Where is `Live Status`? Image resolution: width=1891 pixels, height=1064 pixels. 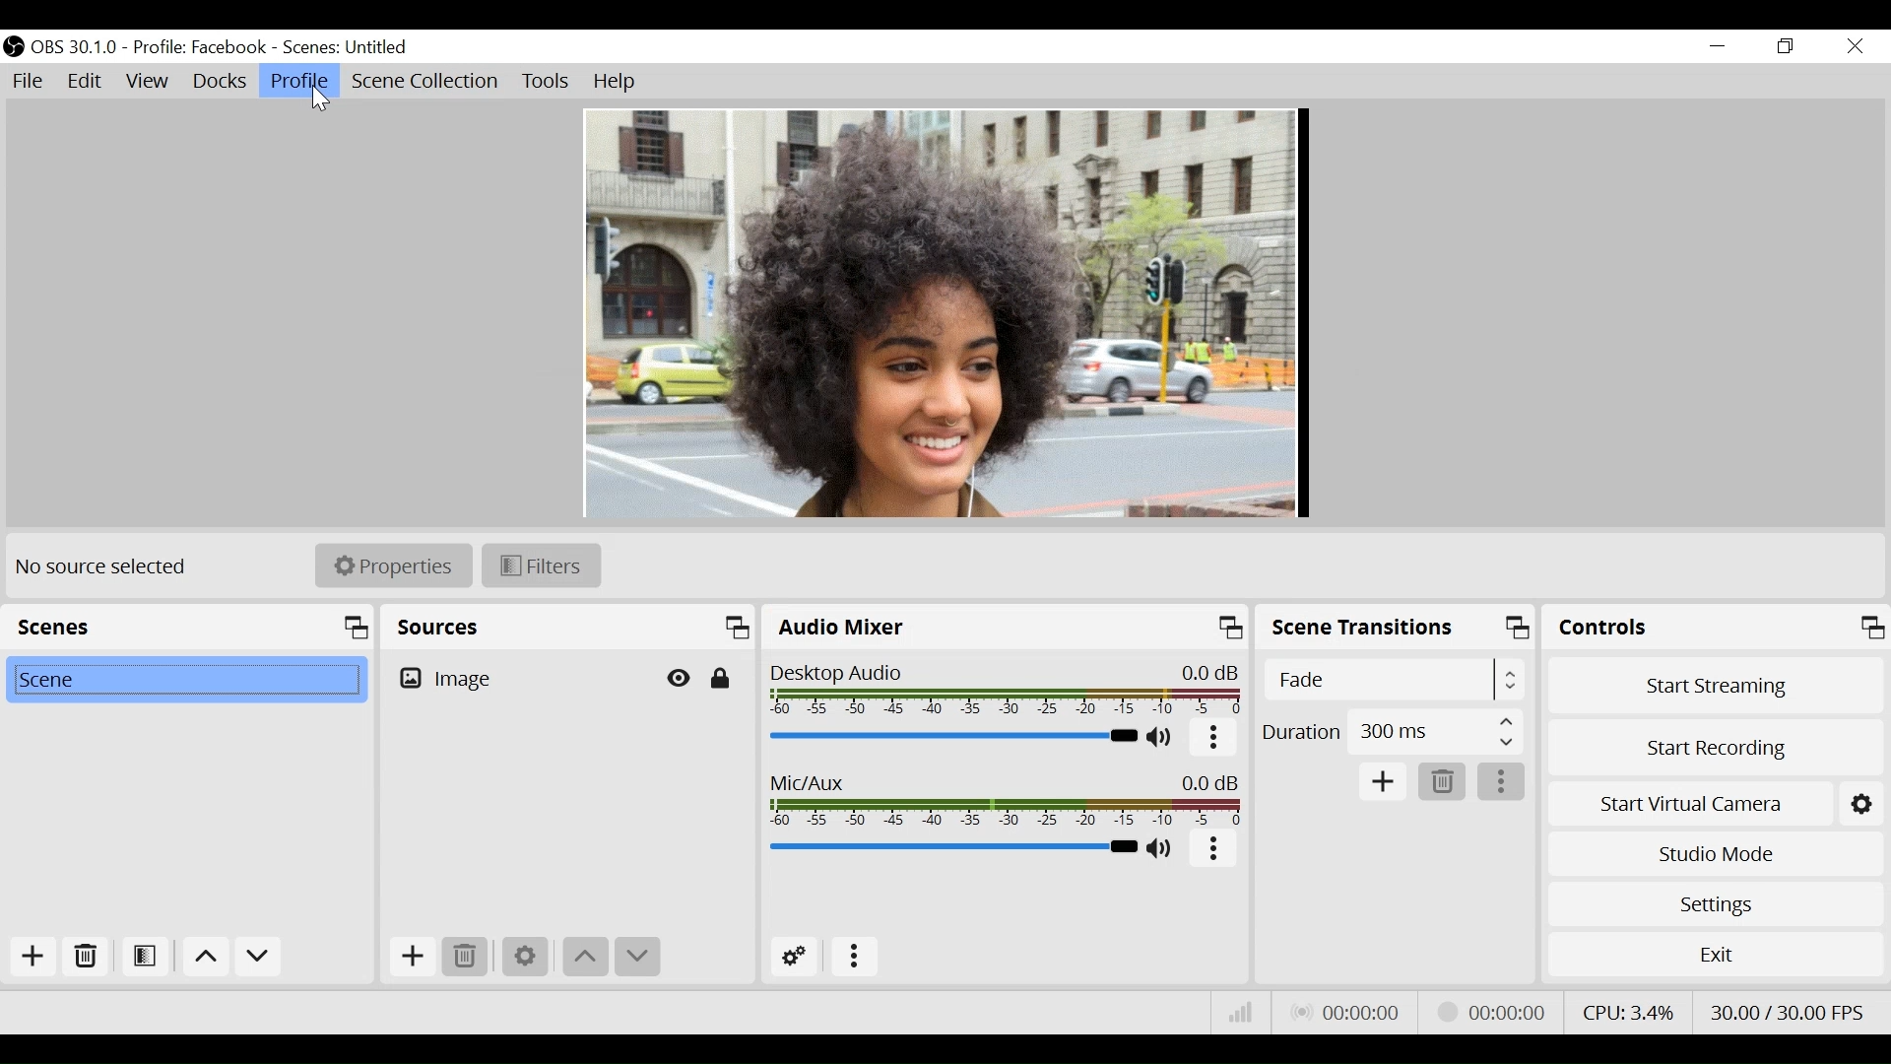
Live Status is located at coordinates (1350, 1011).